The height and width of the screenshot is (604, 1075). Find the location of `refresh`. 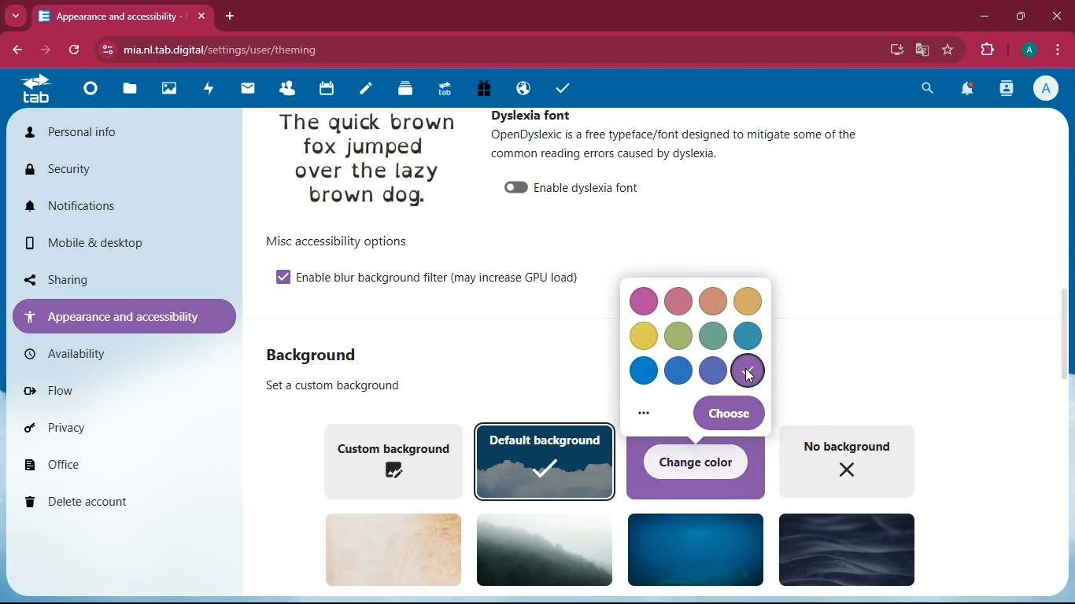

refresh is located at coordinates (76, 50).